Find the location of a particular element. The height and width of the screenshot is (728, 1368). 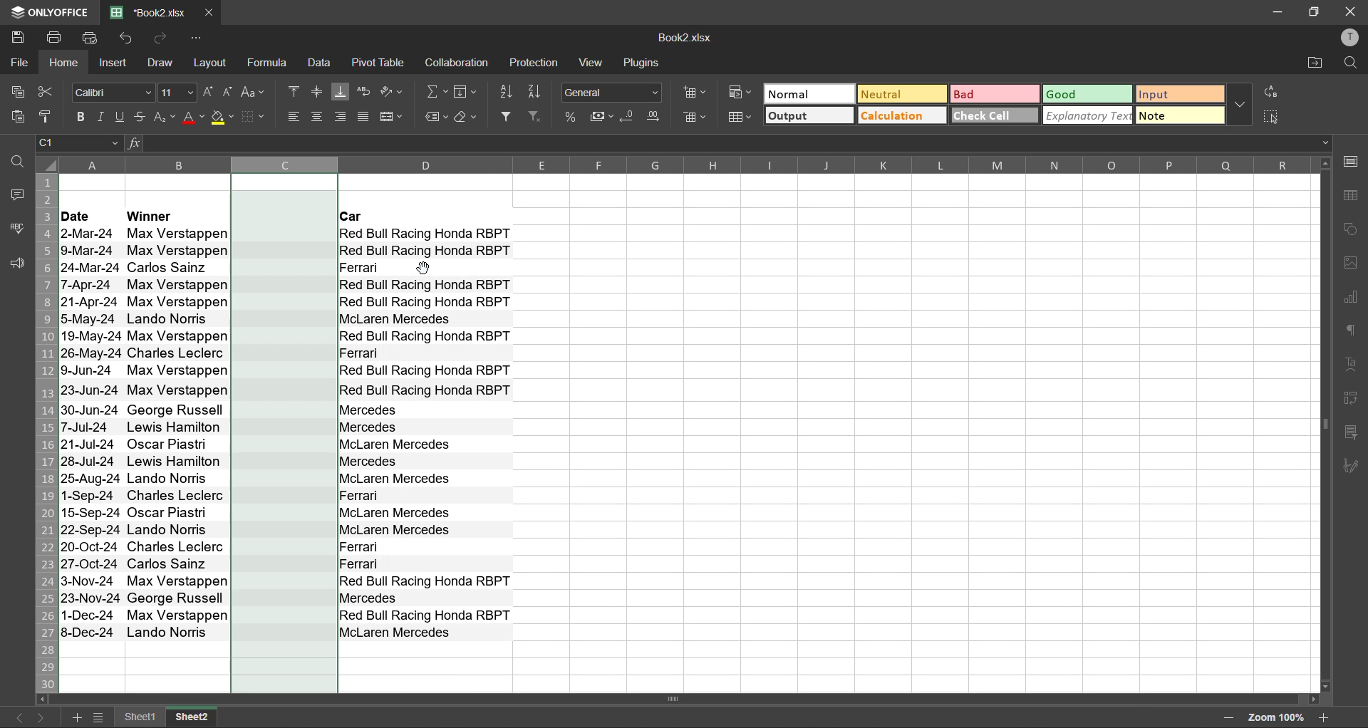

Book2.xlsx is located at coordinates (686, 39).